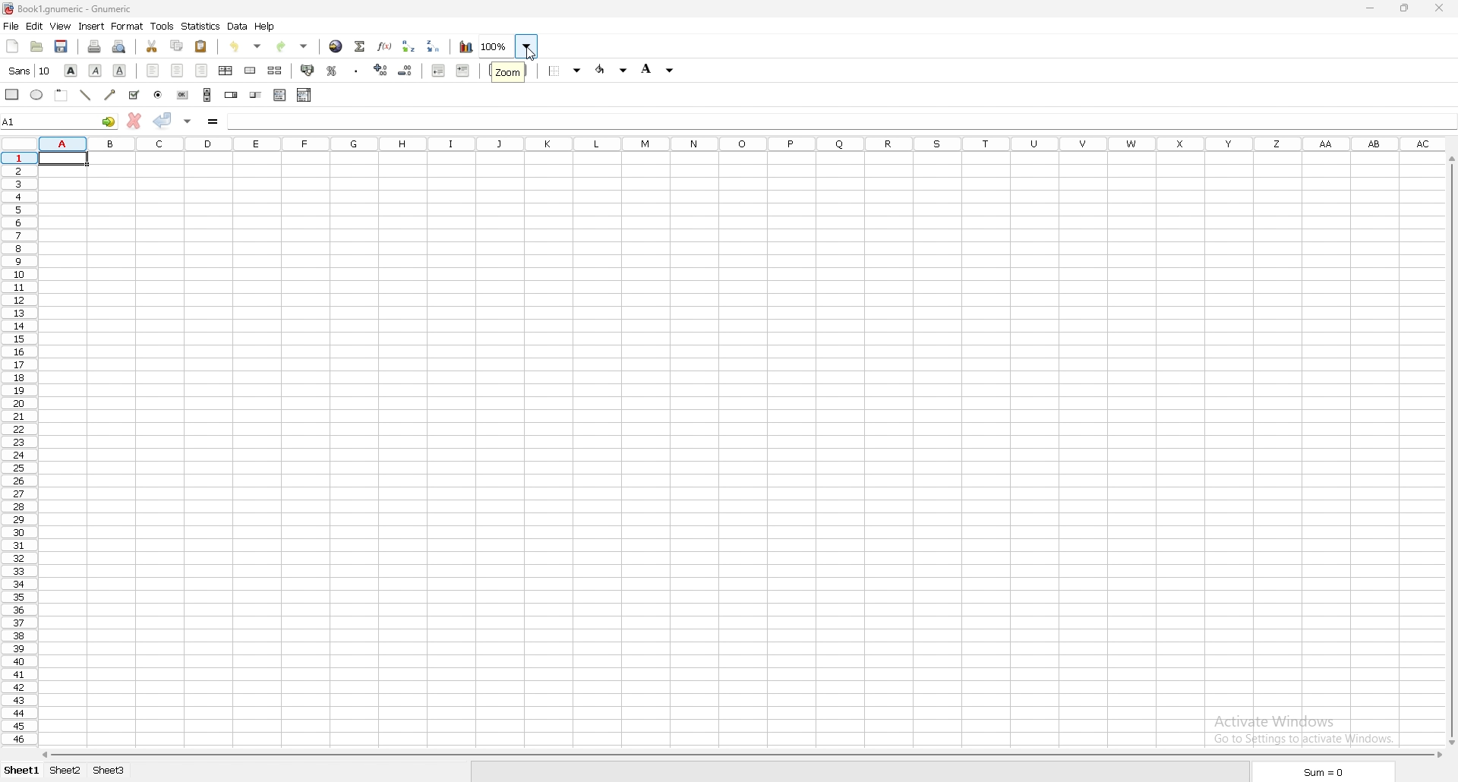 Image resolution: width=1458 pixels, height=782 pixels. I want to click on scroll bar, so click(207, 95).